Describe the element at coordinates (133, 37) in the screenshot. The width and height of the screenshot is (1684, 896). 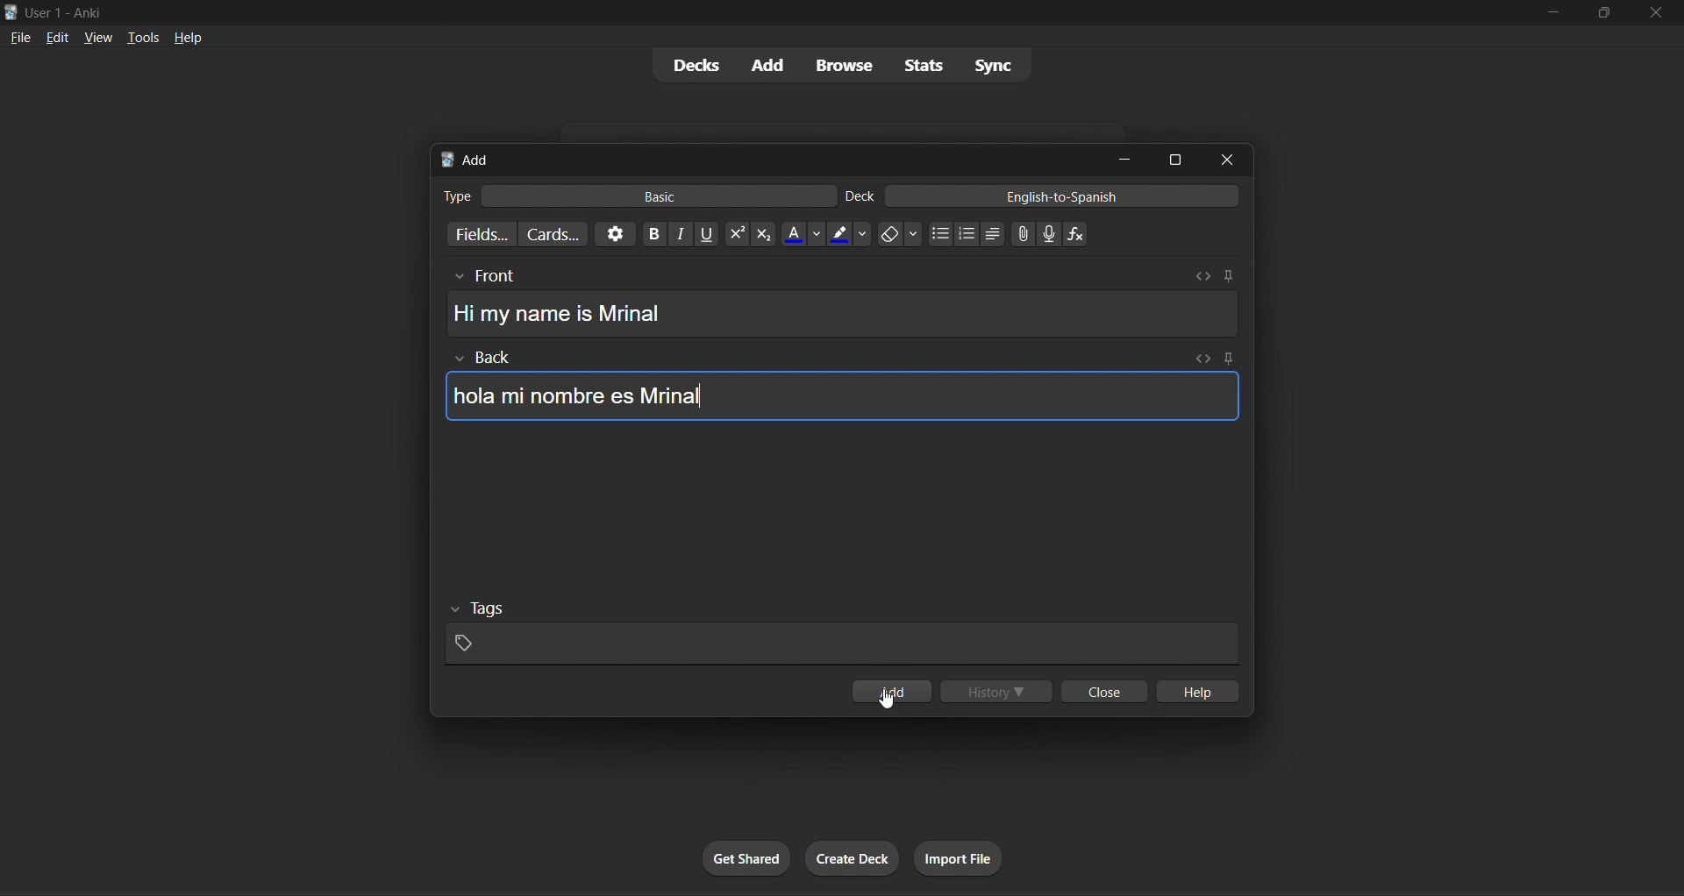
I see `tools` at that location.